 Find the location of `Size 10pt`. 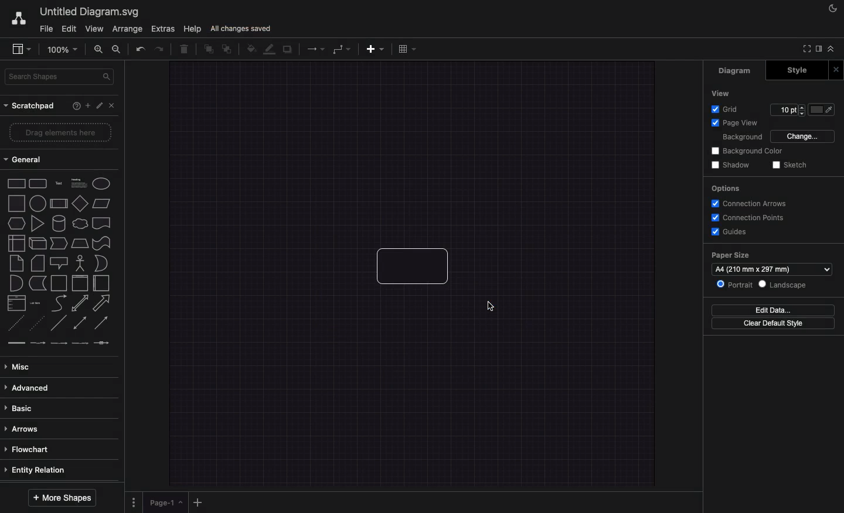

Size 10pt is located at coordinates (788, 110).